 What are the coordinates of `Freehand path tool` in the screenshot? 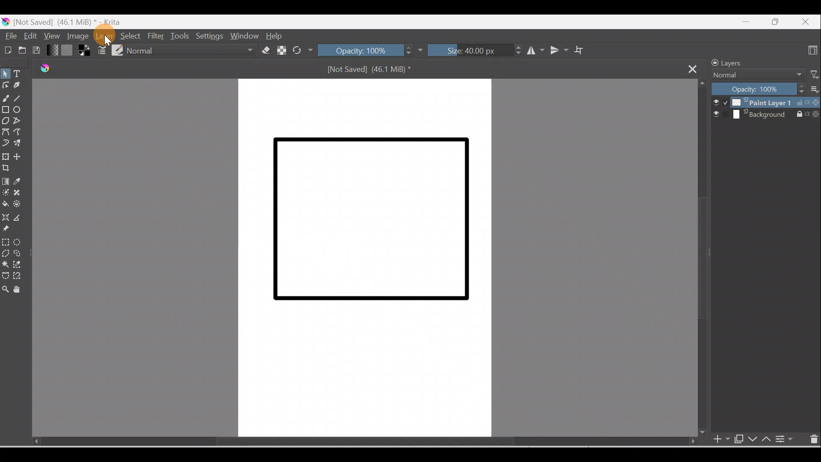 It's located at (21, 133).